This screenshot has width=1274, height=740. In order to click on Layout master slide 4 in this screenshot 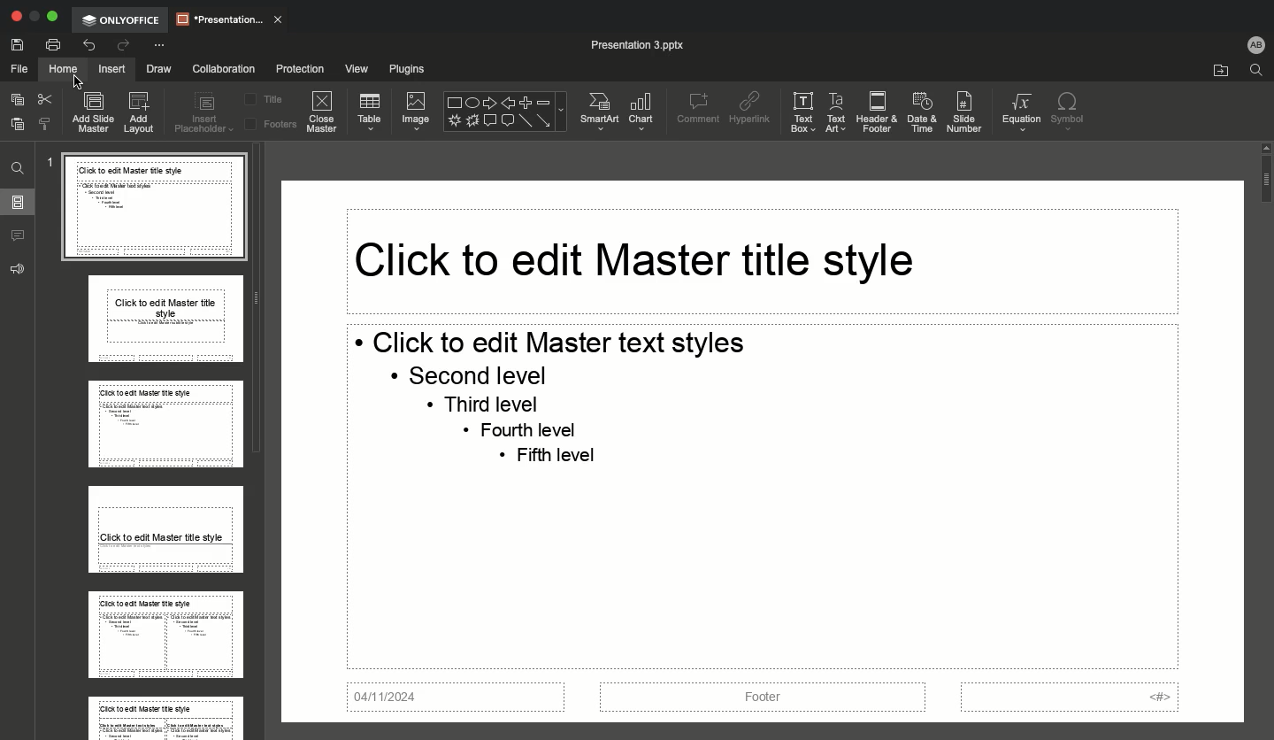, I will do `click(165, 528)`.